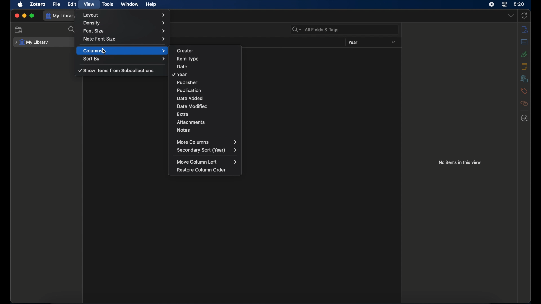 The width and height of the screenshot is (541, 304). What do you see at coordinates (108, 4) in the screenshot?
I see `tools` at bounding box center [108, 4].